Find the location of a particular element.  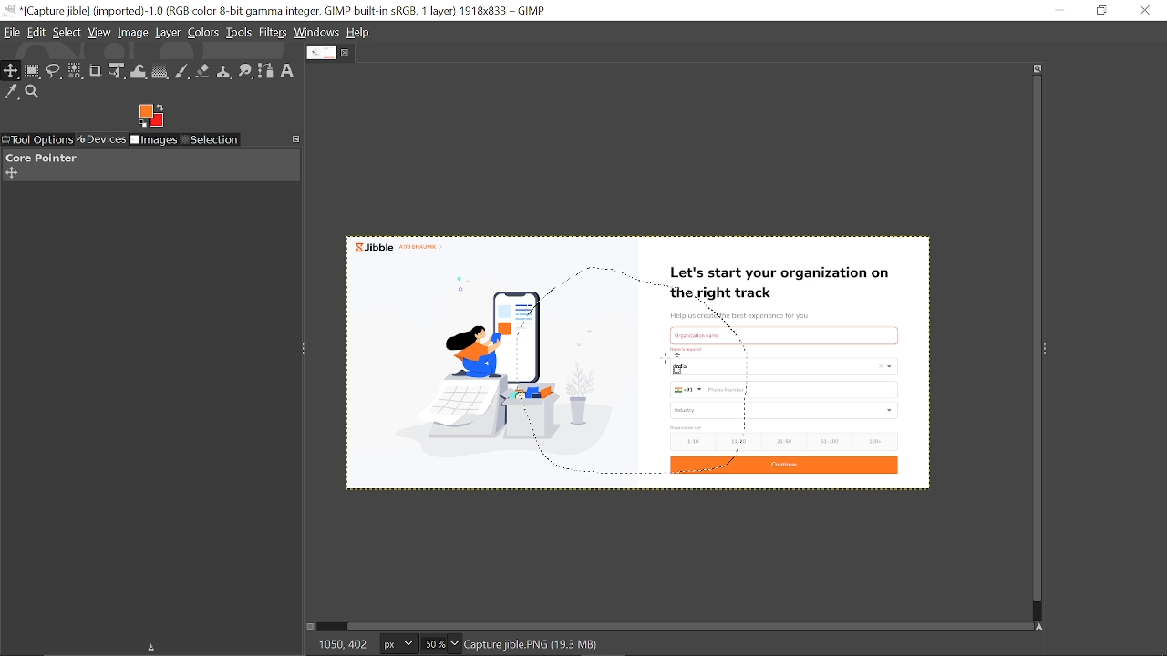

country is located at coordinates (794, 366).